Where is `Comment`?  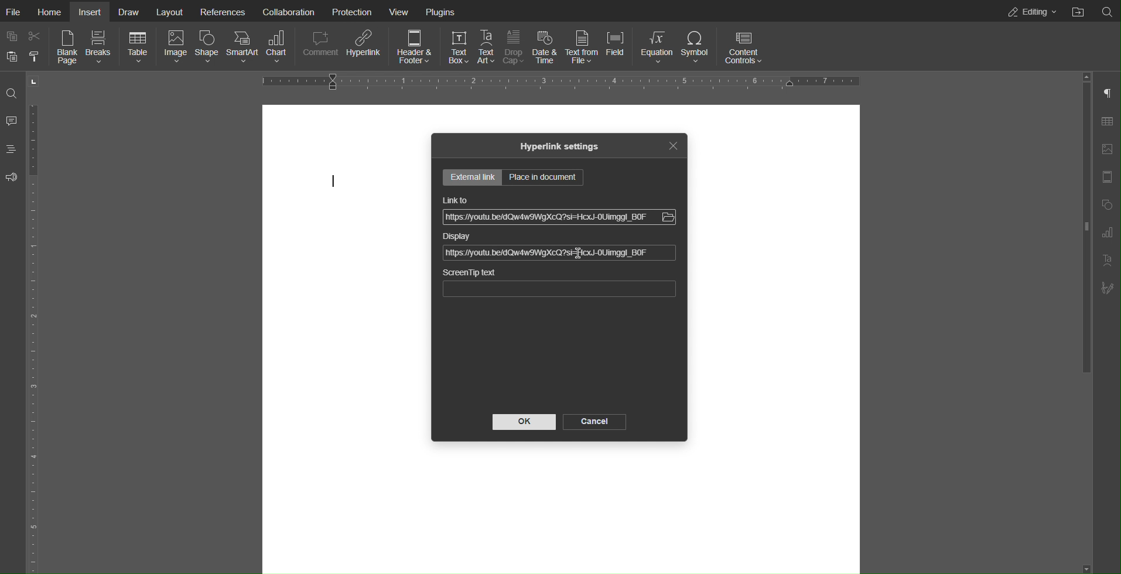 Comment is located at coordinates (11, 121).